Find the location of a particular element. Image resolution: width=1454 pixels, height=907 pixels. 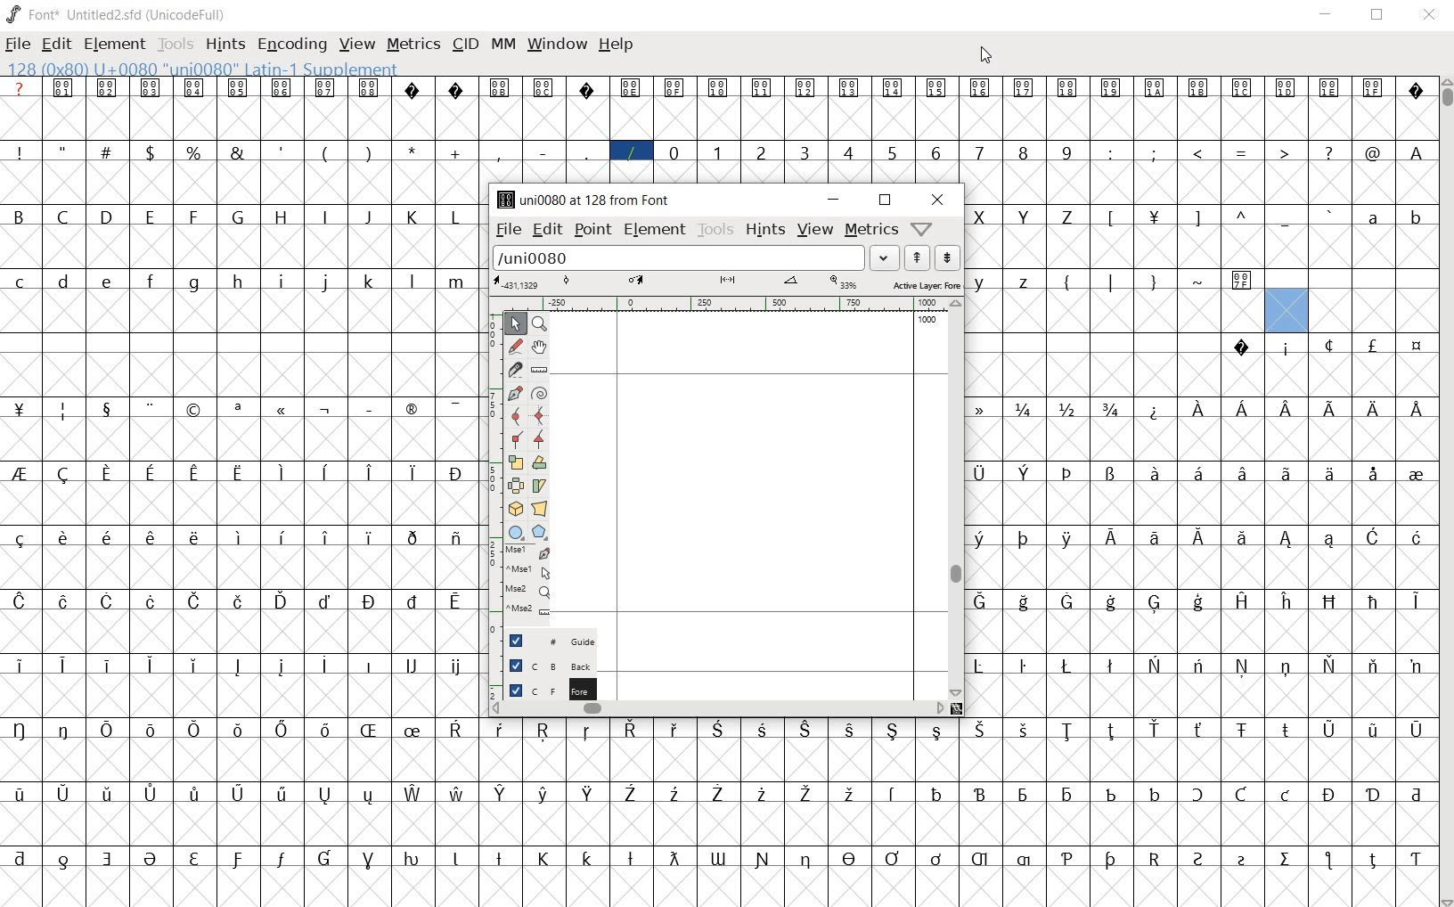

glyph is located at coordinates (324, 282).